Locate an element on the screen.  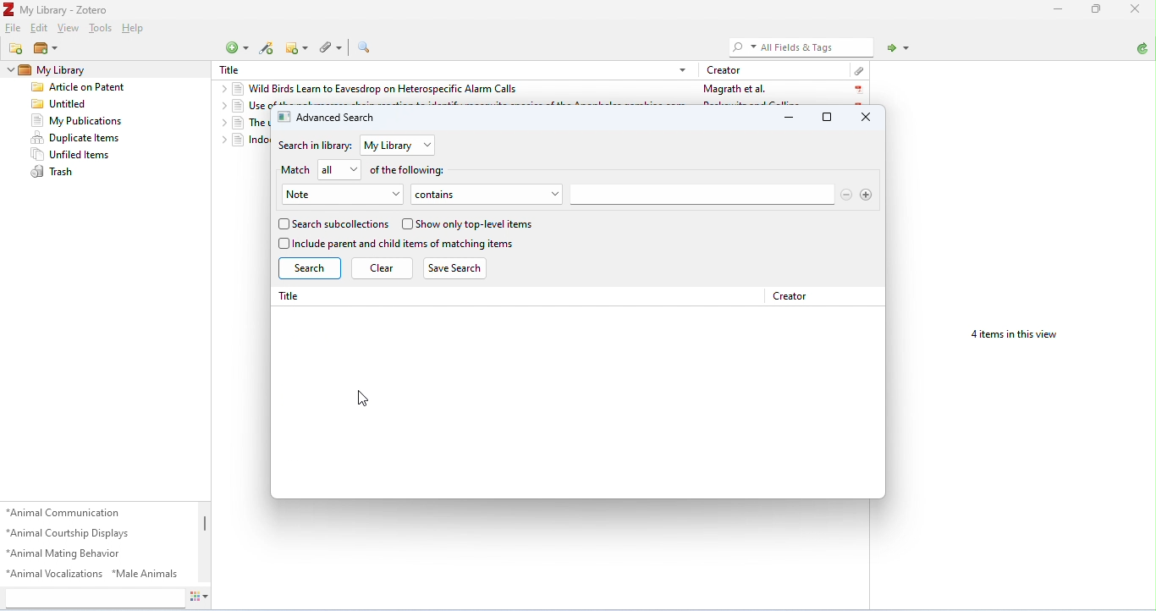
trash is located at coordinates (53, 173).